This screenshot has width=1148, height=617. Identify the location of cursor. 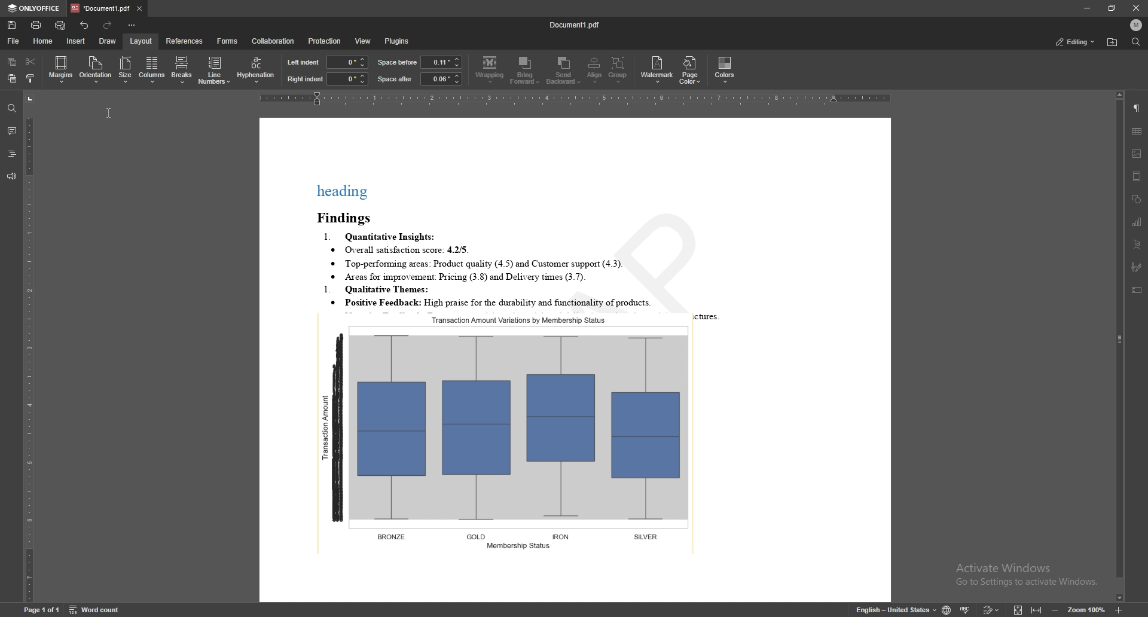
(108, 111).